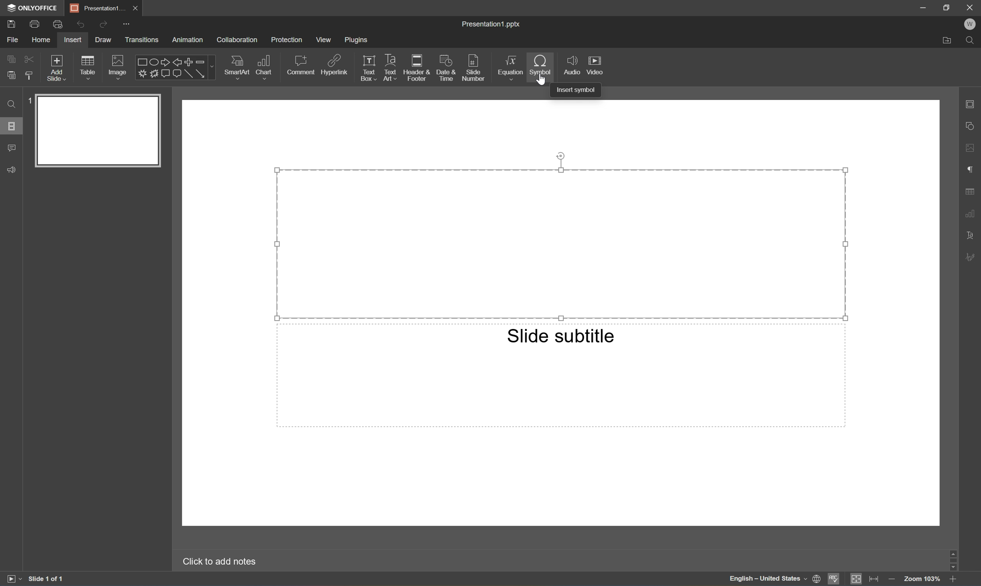  Describe the element at coordinates (817, 579) in the screenshot. I see `Set document language` at that location.